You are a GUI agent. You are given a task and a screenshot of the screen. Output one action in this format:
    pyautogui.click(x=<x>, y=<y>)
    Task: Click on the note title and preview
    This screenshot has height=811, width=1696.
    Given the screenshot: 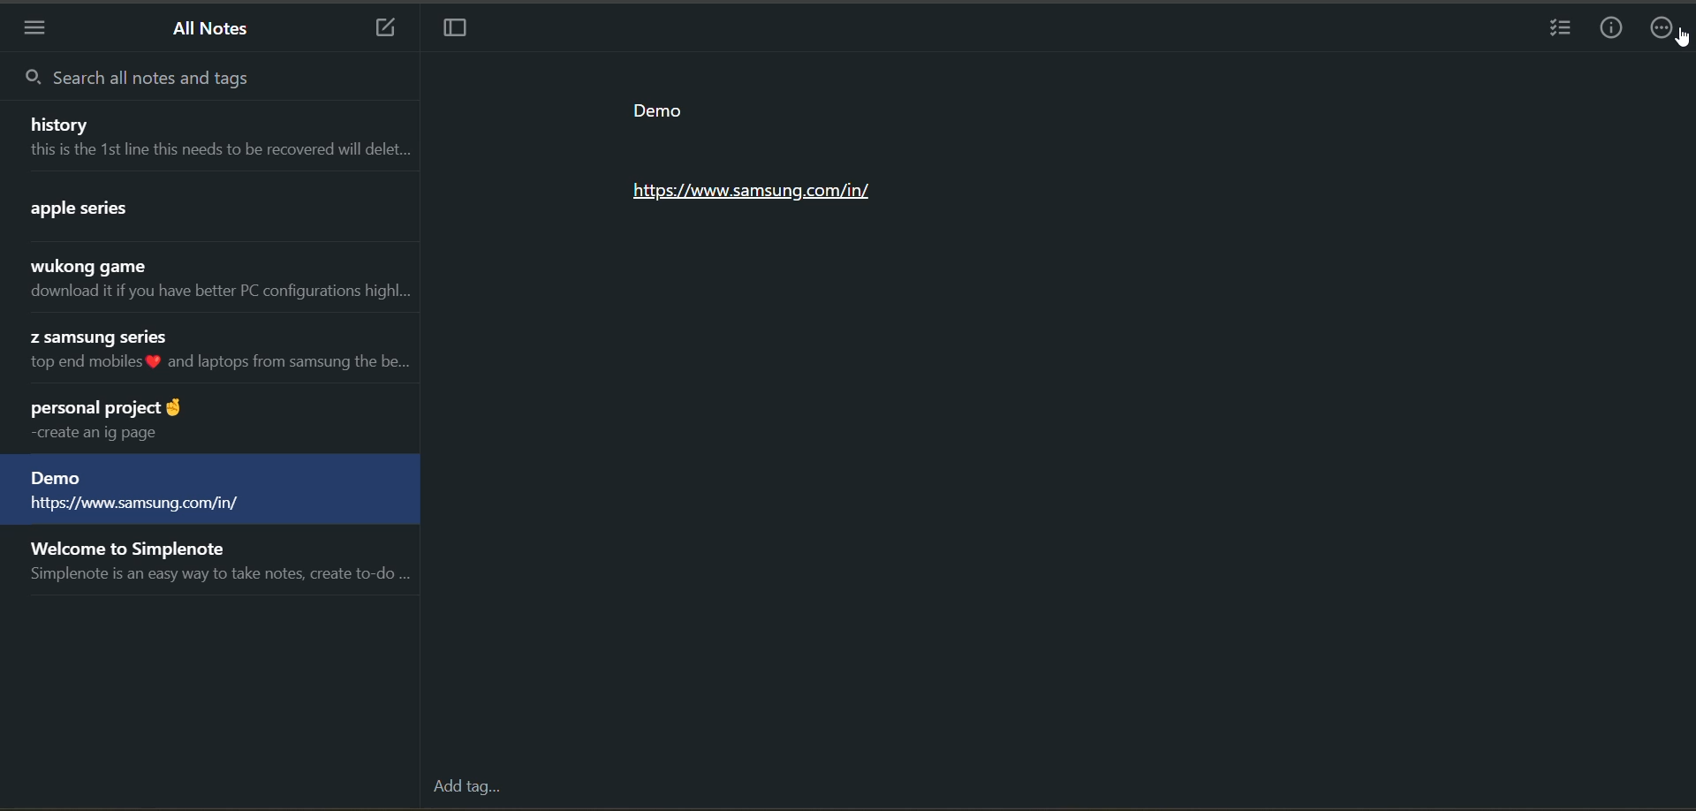 What is the action you would take?
    pyautogui.click(x=209, y=491)
    